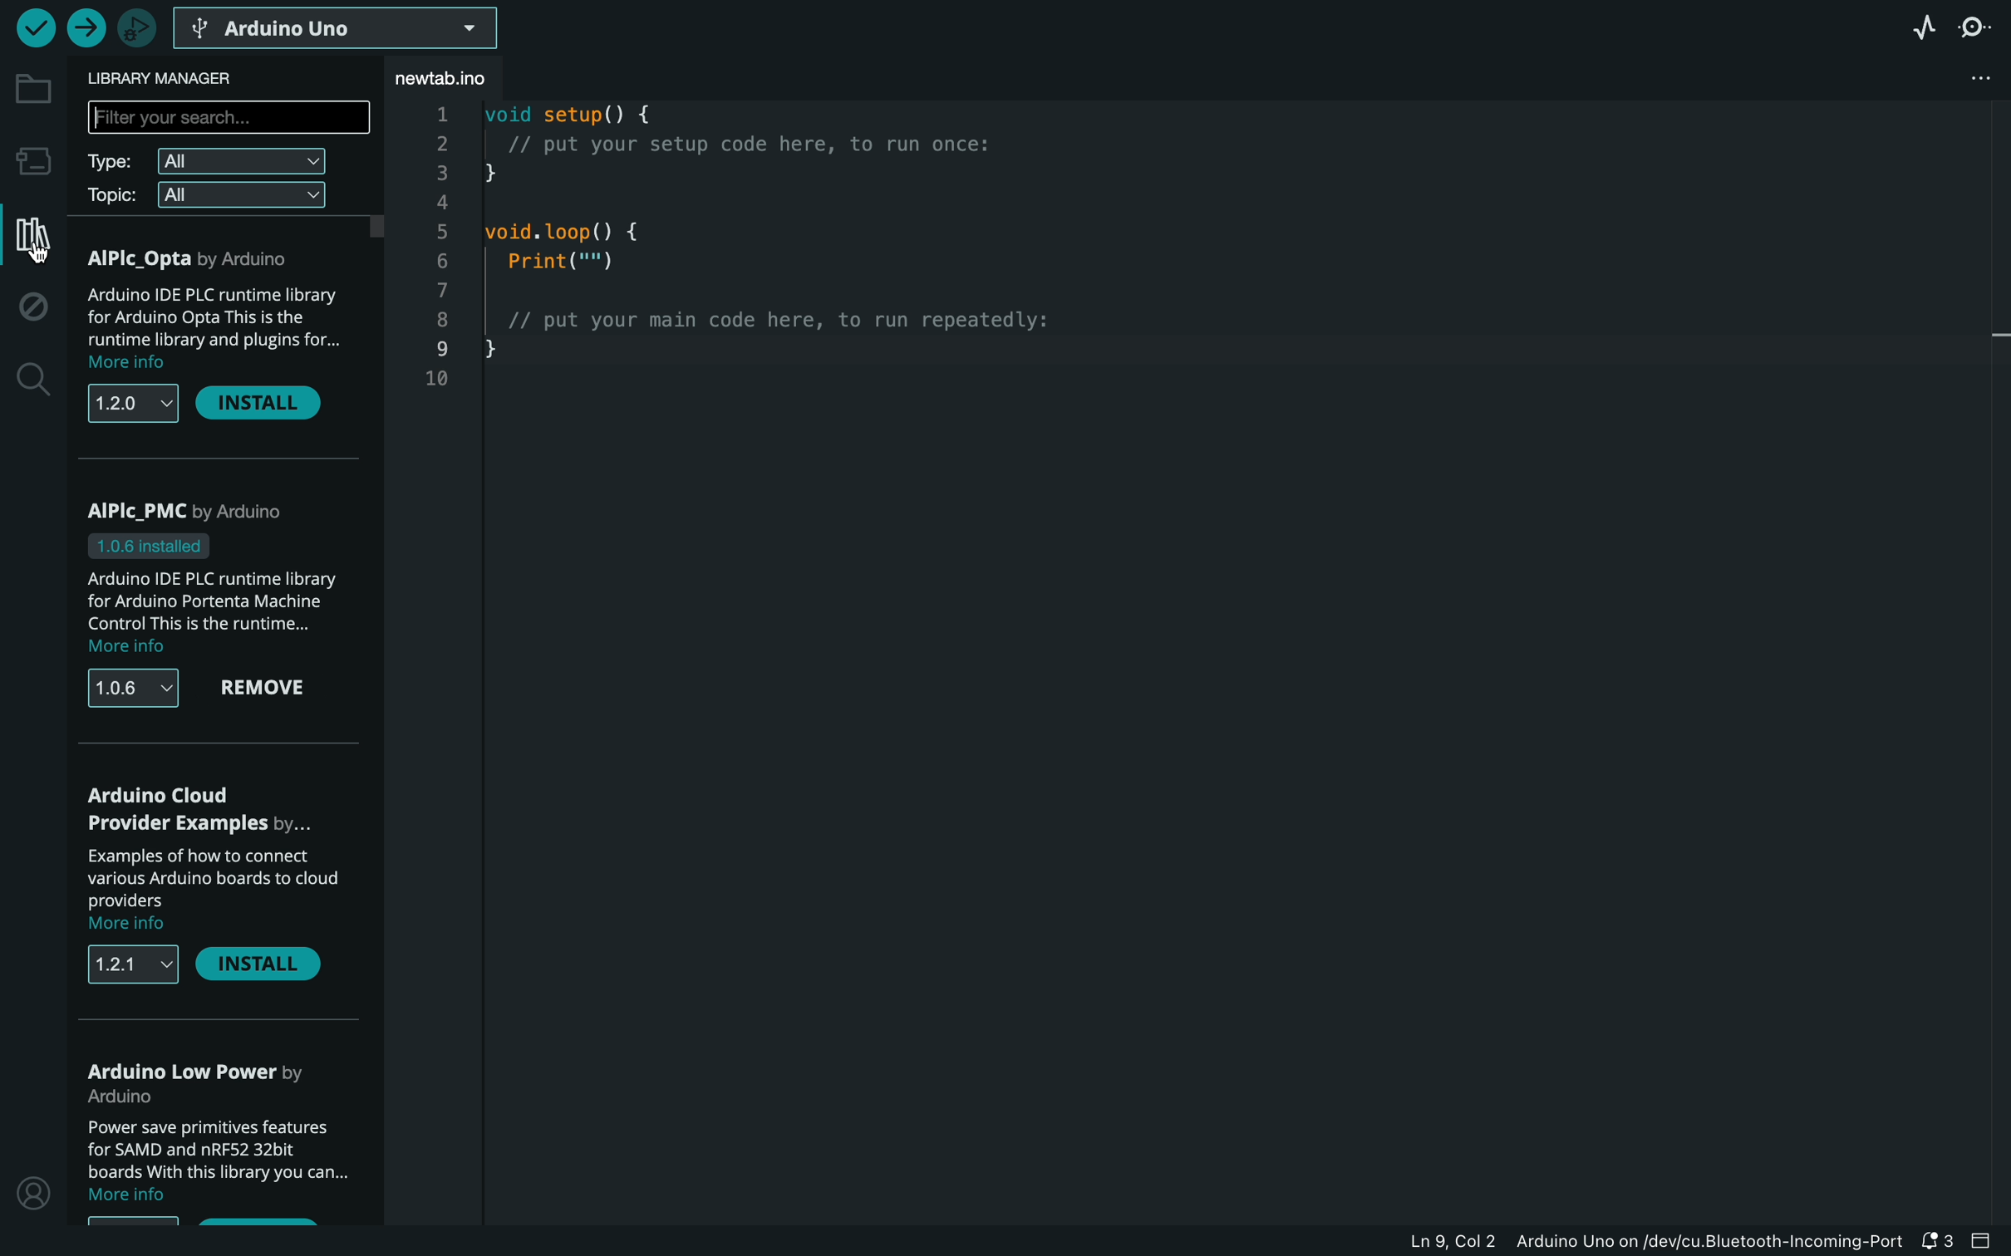  I want to click on verify, so click(33, 27).